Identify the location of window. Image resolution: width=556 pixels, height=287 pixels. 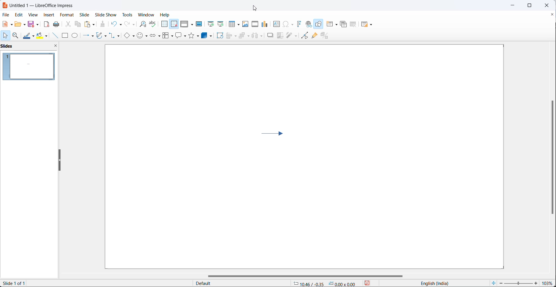
(146, 15).